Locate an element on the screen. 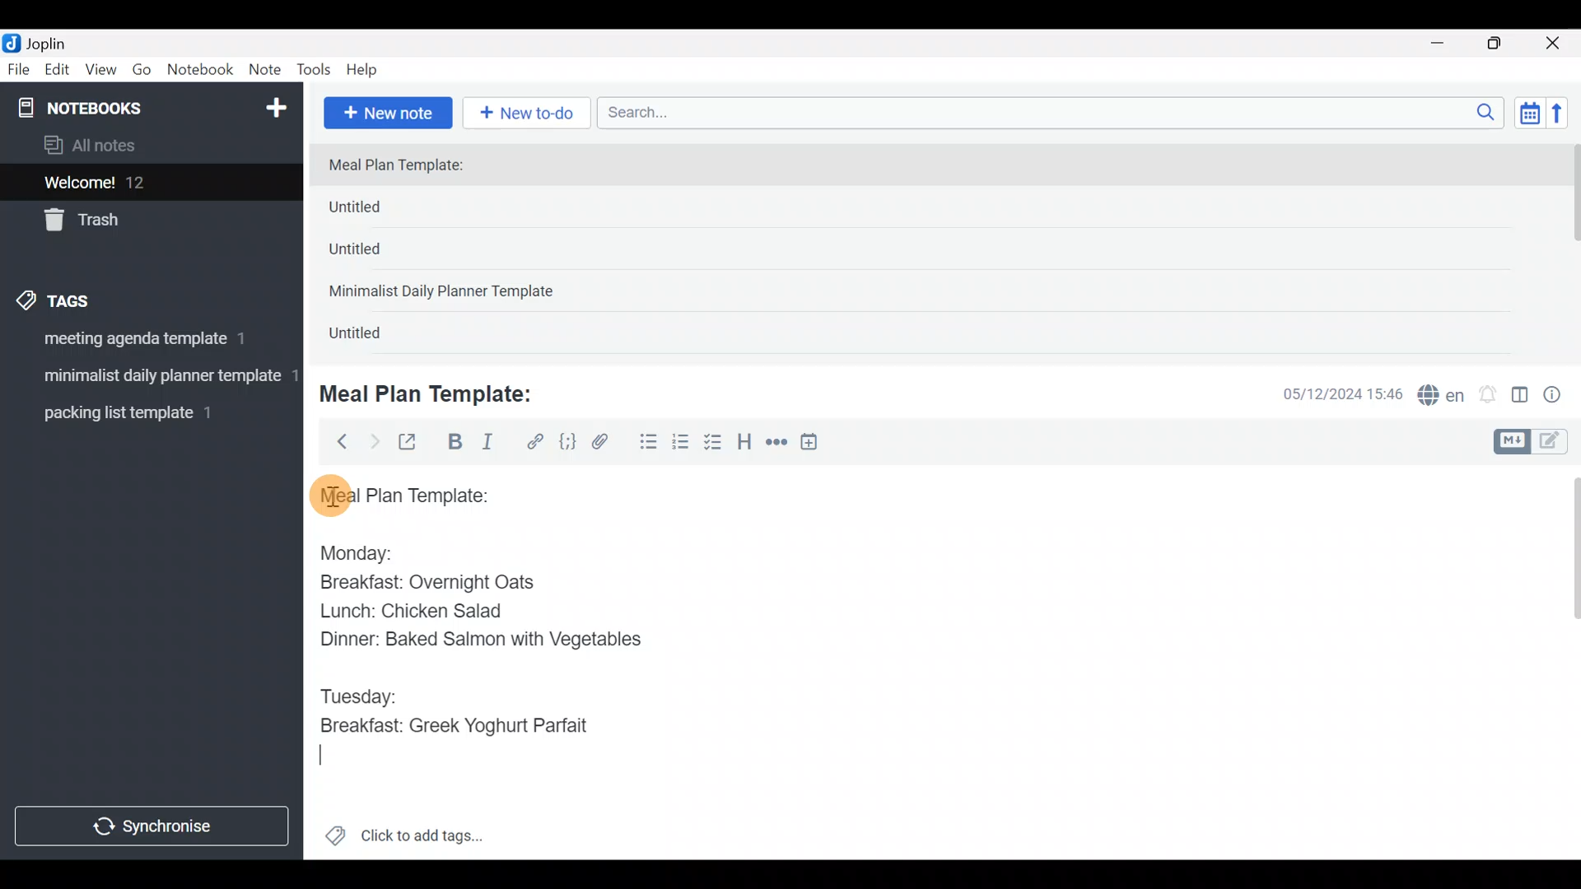 The image size is (1581, 889). All notes is located at coordinates (147, 147).